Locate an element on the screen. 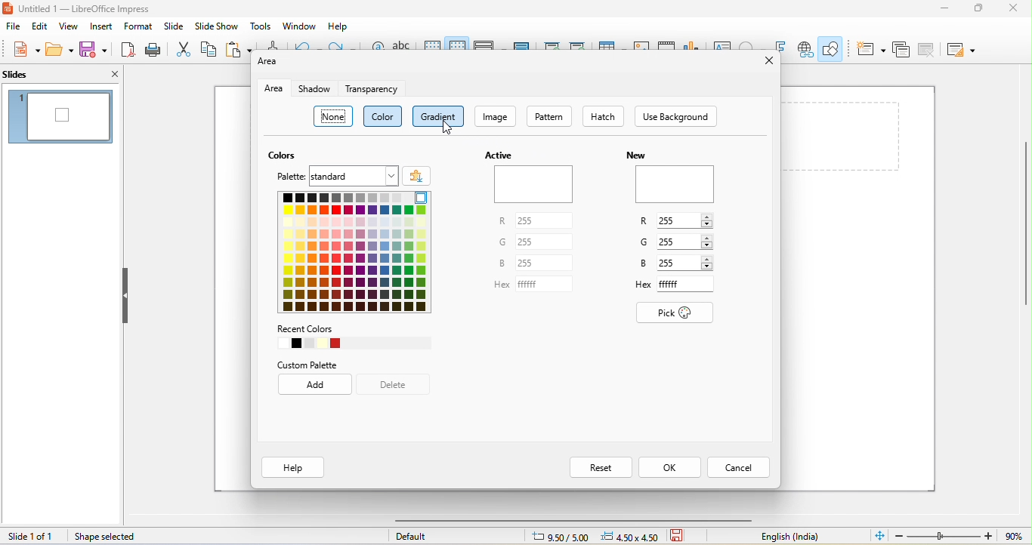 The width and height of the screenshot is (1032, 545). insert hyperlink is located at coordinates (804, 50).